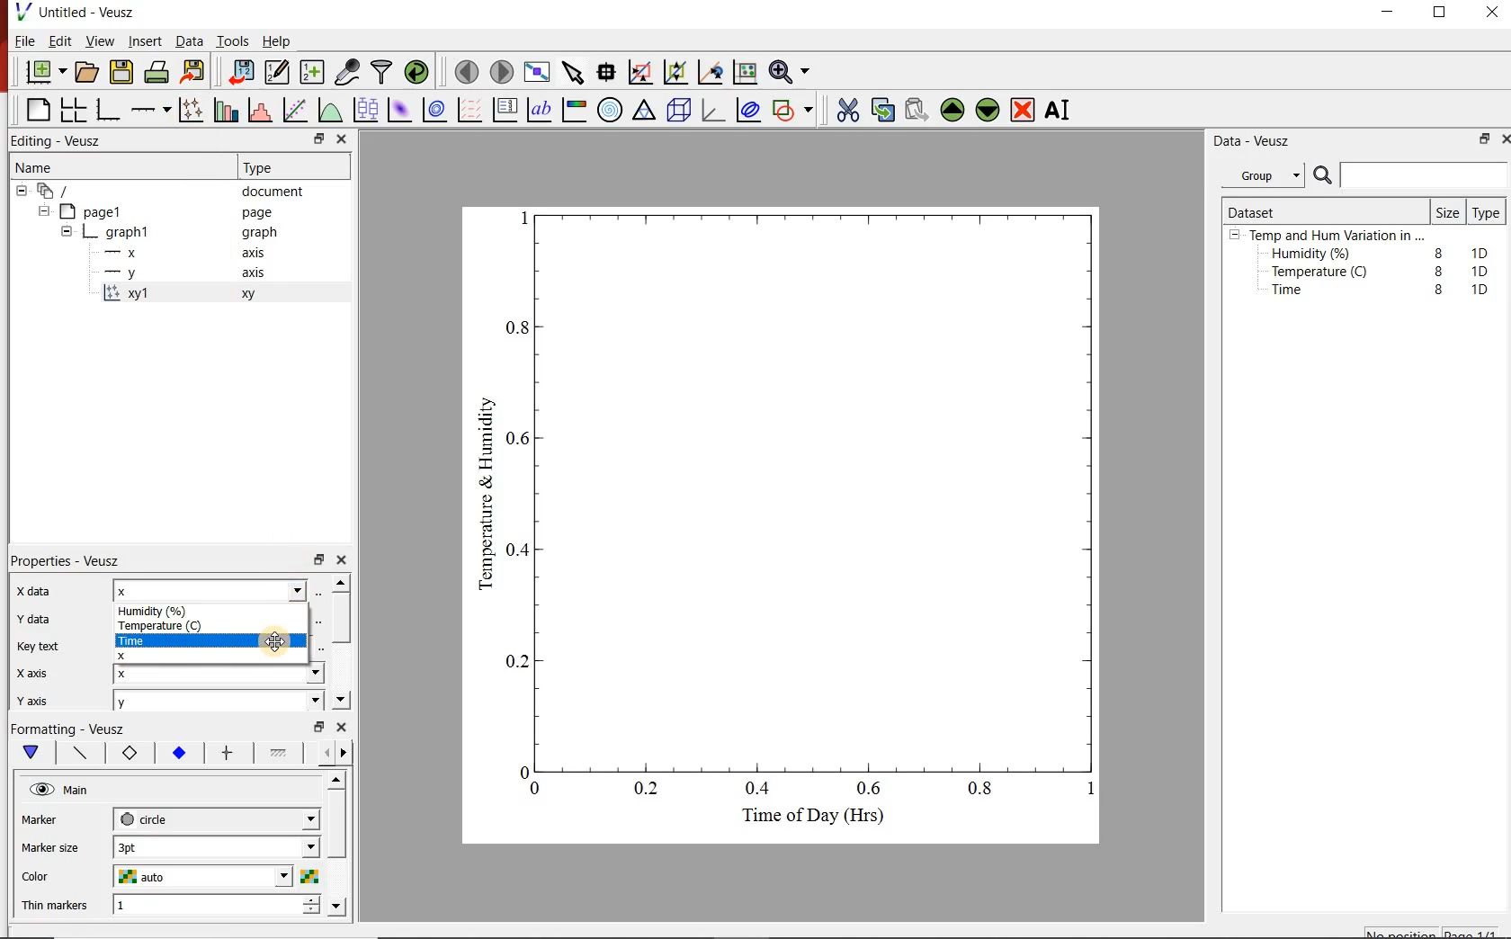 The height and width of the screenshot is (939, 1511). Describe the element at coordinates (347, 753) in the screenshot. I see `go forward` at that location.